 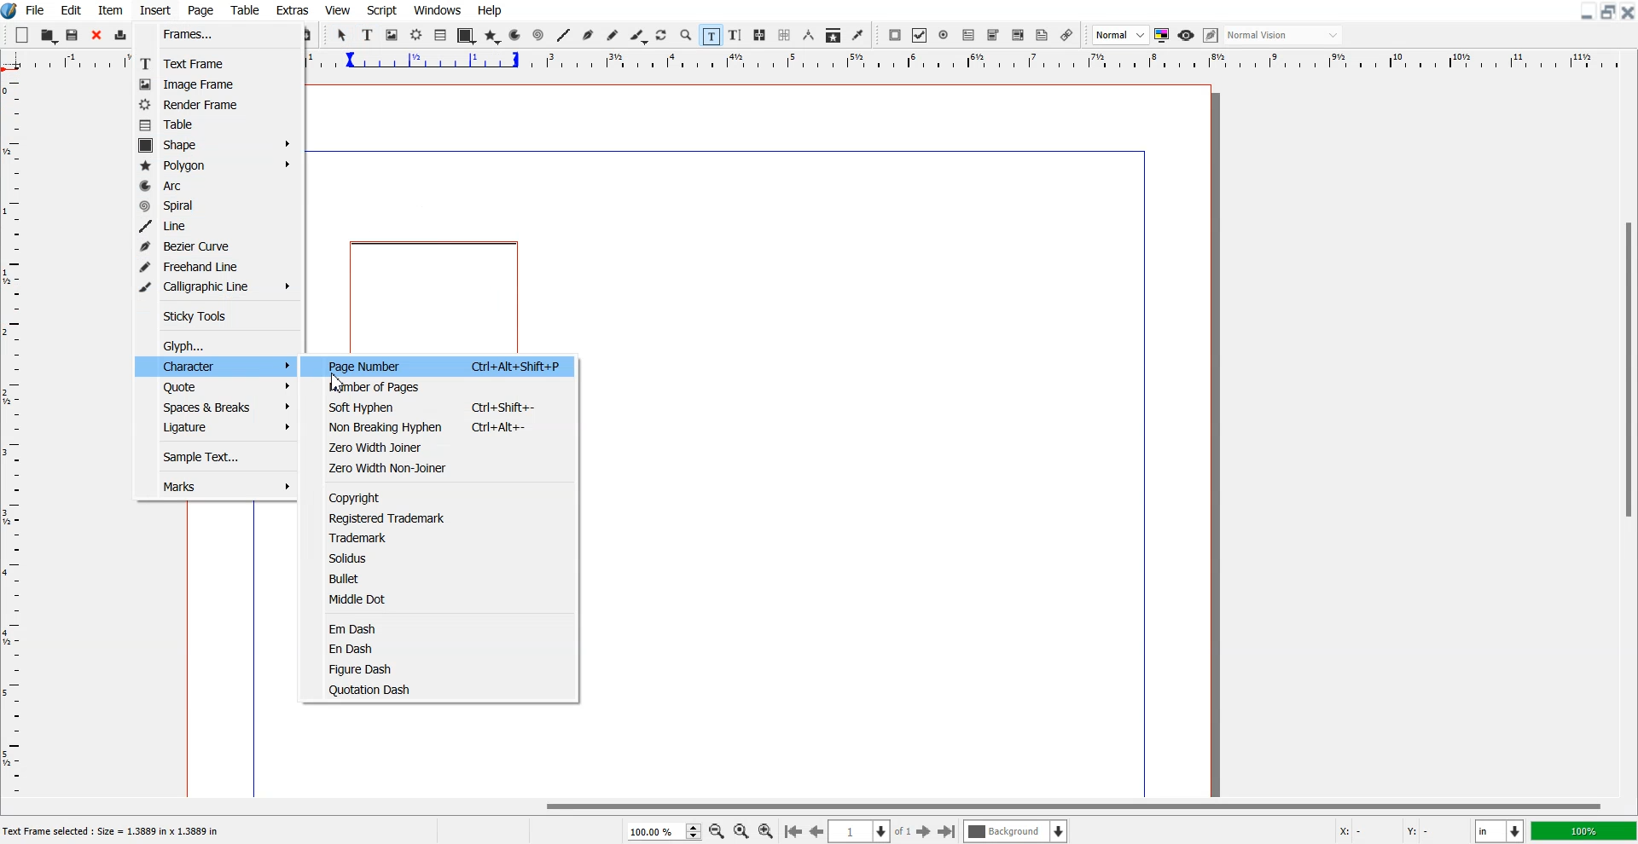 I want to click on Close, so click(x=1628, y=11).